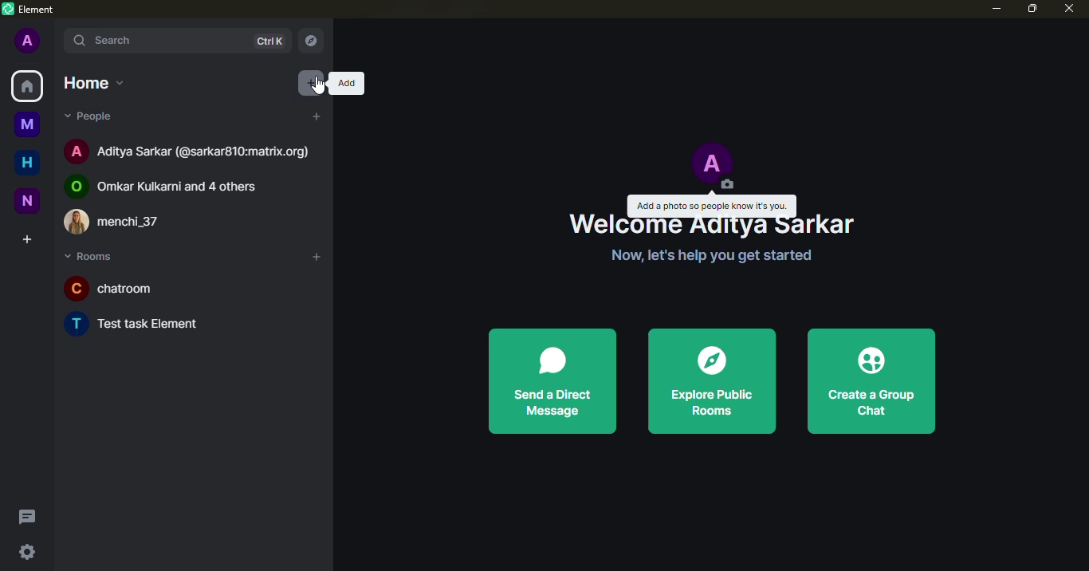  What do you see at coordinates (347, 83) in the screenshot?
I see `add` at bounding box center [347, 83].